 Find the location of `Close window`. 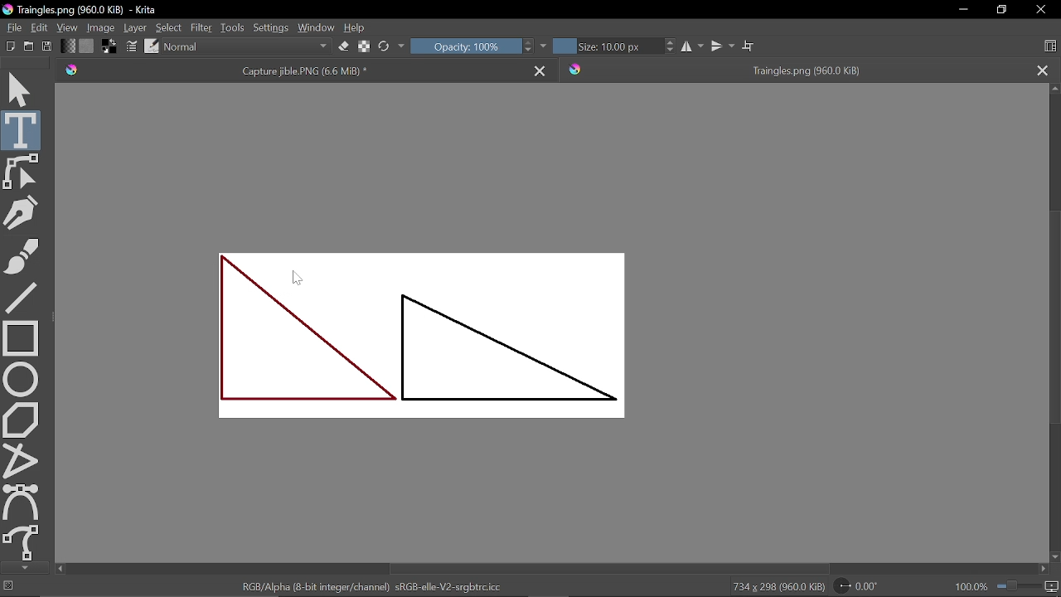

Close window is located at coordinates (1039, 10).